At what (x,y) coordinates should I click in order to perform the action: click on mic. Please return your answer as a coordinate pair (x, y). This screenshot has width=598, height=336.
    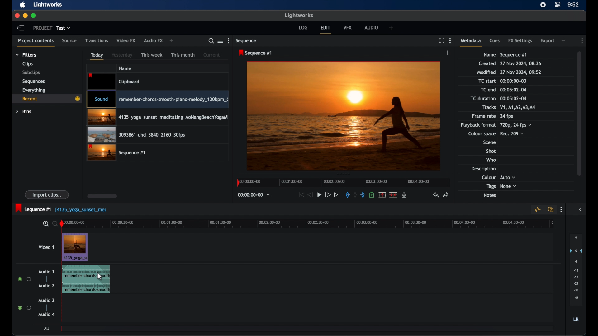
    Looking at the image, I should click on (405, 195).